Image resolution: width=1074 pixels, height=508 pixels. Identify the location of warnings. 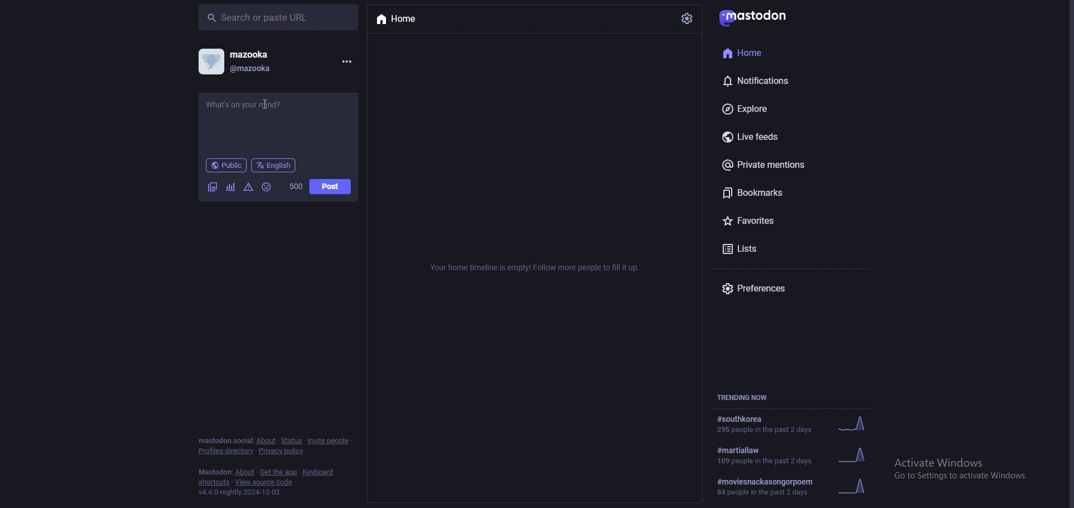
(248, 187).